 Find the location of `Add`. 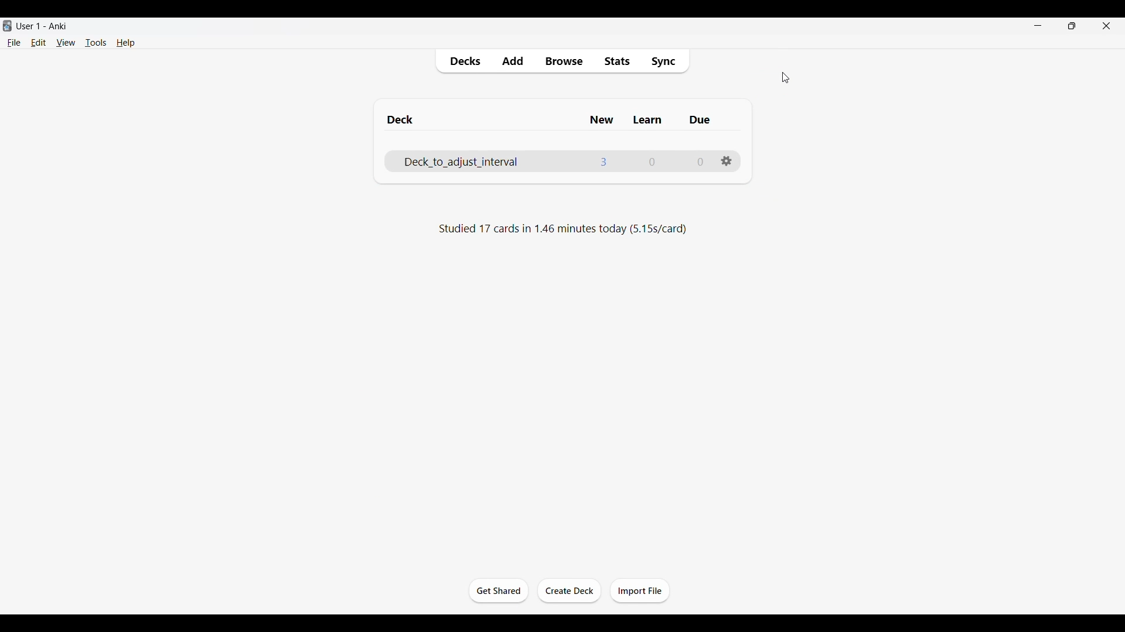

Add is located at coordinates (514, 61).